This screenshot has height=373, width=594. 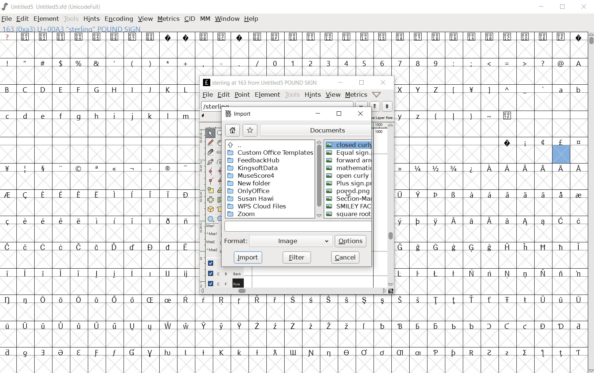 I want to click on Symbol, so click(x=560, y=195).